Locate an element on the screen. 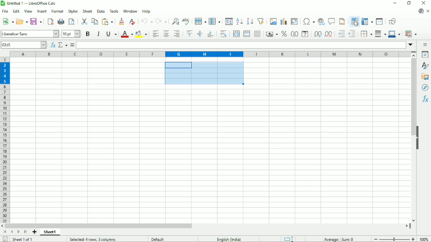 The width and height of the screenshot is (431, 242). Update available is located at coordinates (420, 11).